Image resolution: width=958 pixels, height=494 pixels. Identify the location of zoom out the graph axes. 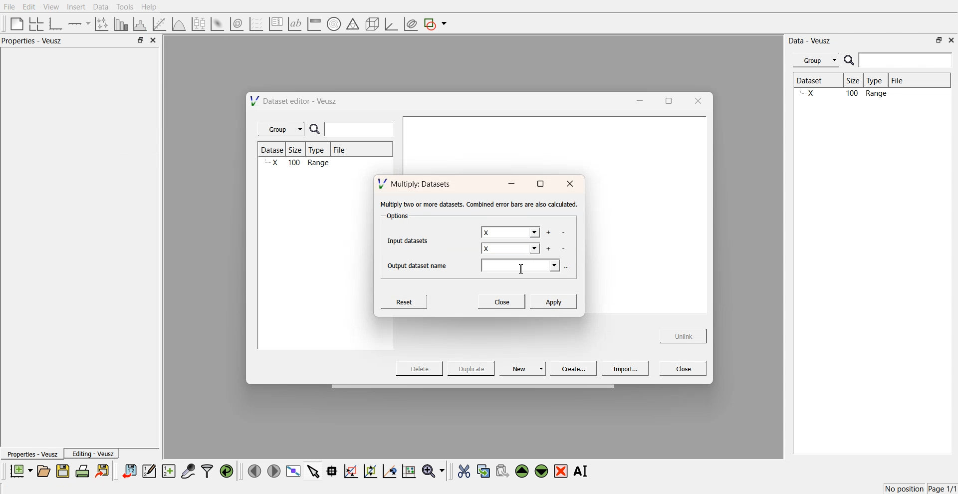
(369, 471).